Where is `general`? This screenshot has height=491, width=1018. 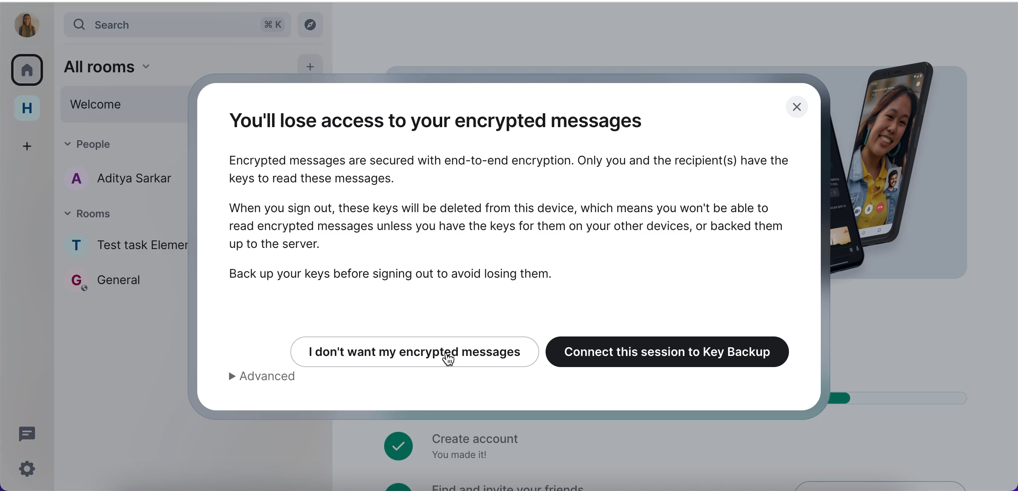
general is located at coordinates (124, 285).